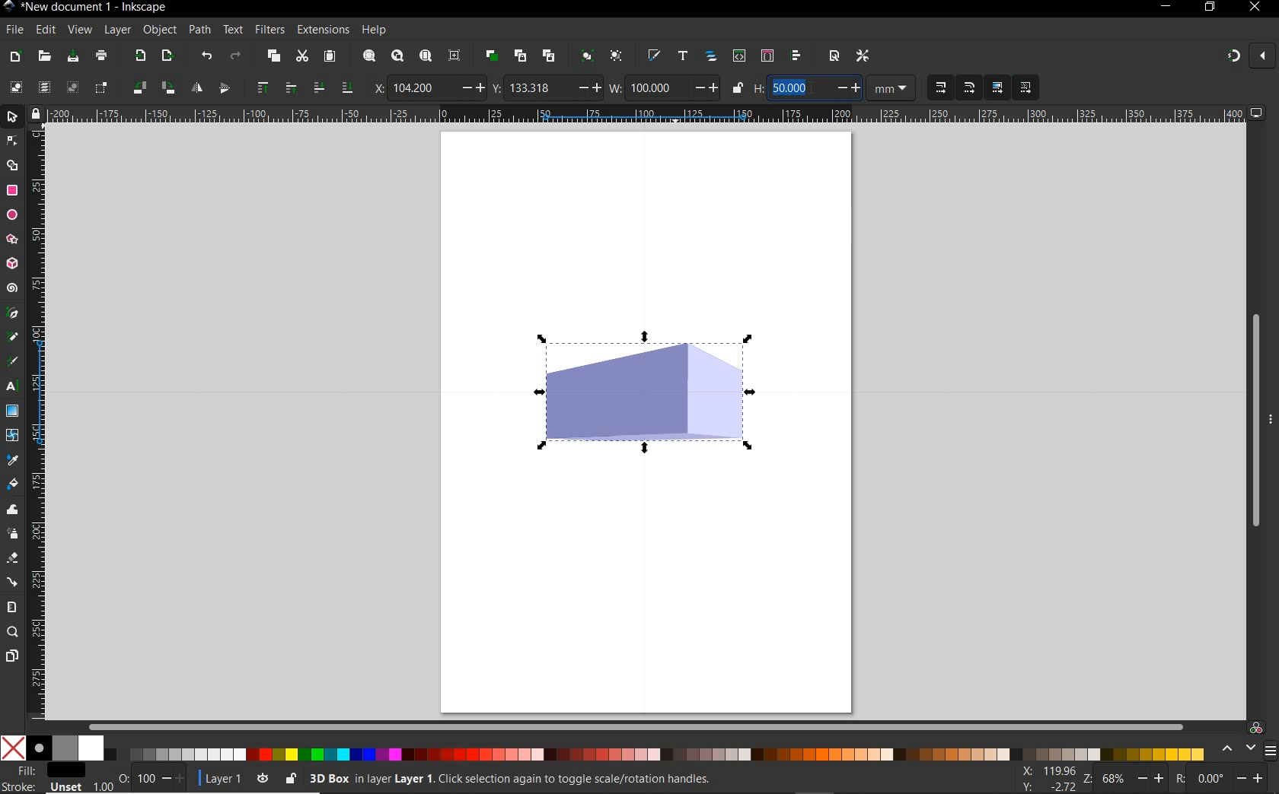  What do you see at coordinates (1261, 55) in the screenshot?
I see `close` at bounding box center [1261, 55].